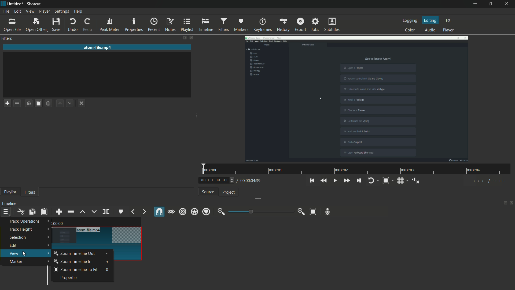 The image size is (515, 290). I want to click on quickly play forward, so click(346, 180).